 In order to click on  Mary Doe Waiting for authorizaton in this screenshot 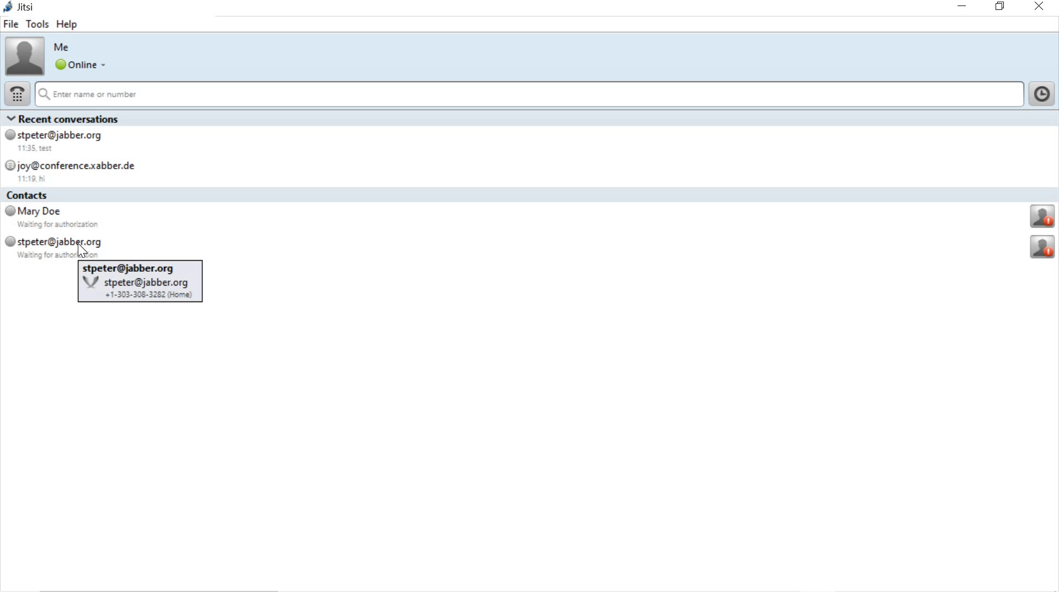, I will do `click(54, 219)`.